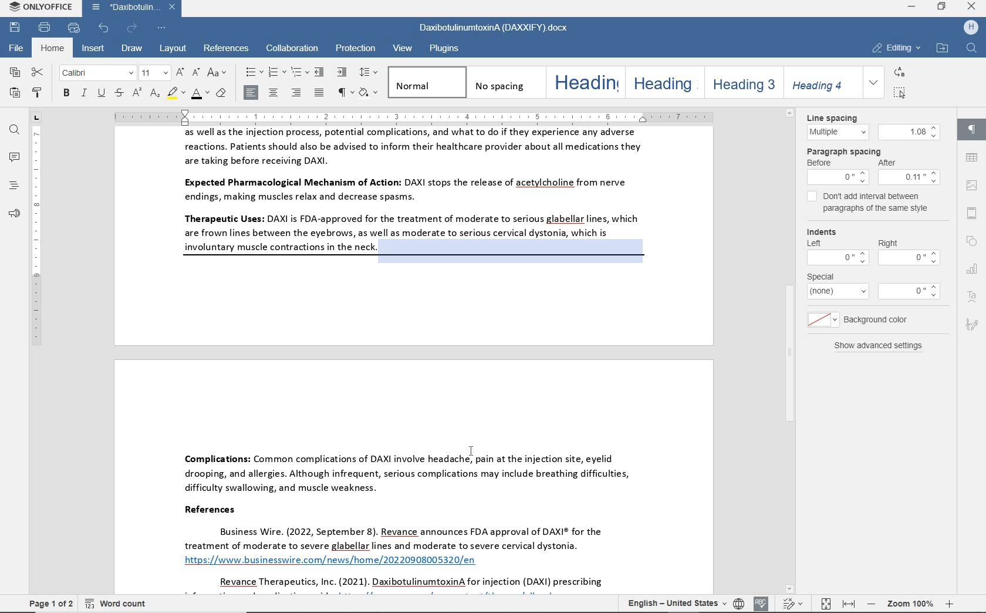 The width and height of the screenshot is (986, 613). I want to click on decrease indent, so click(321, 72).